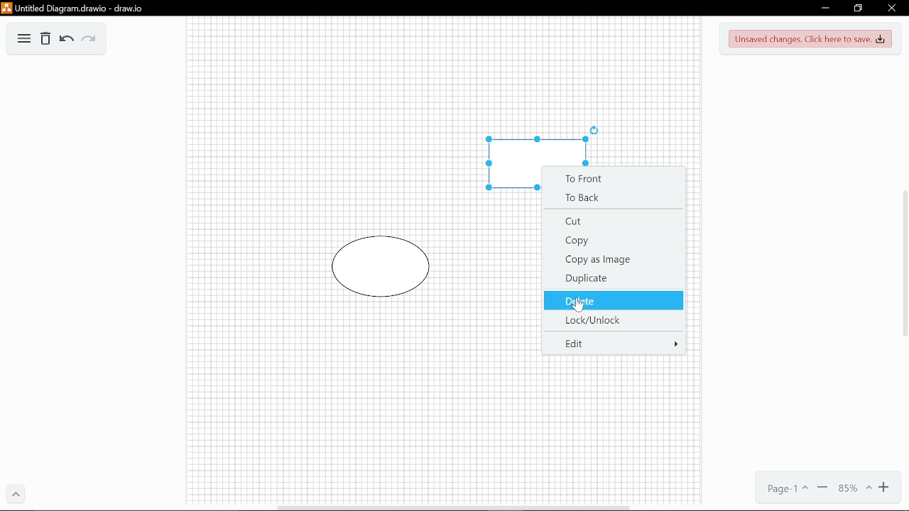  What do you see at coordinates (858, 9) in the screenshot?
I see `Restore down` at bounding box center [858, 9].